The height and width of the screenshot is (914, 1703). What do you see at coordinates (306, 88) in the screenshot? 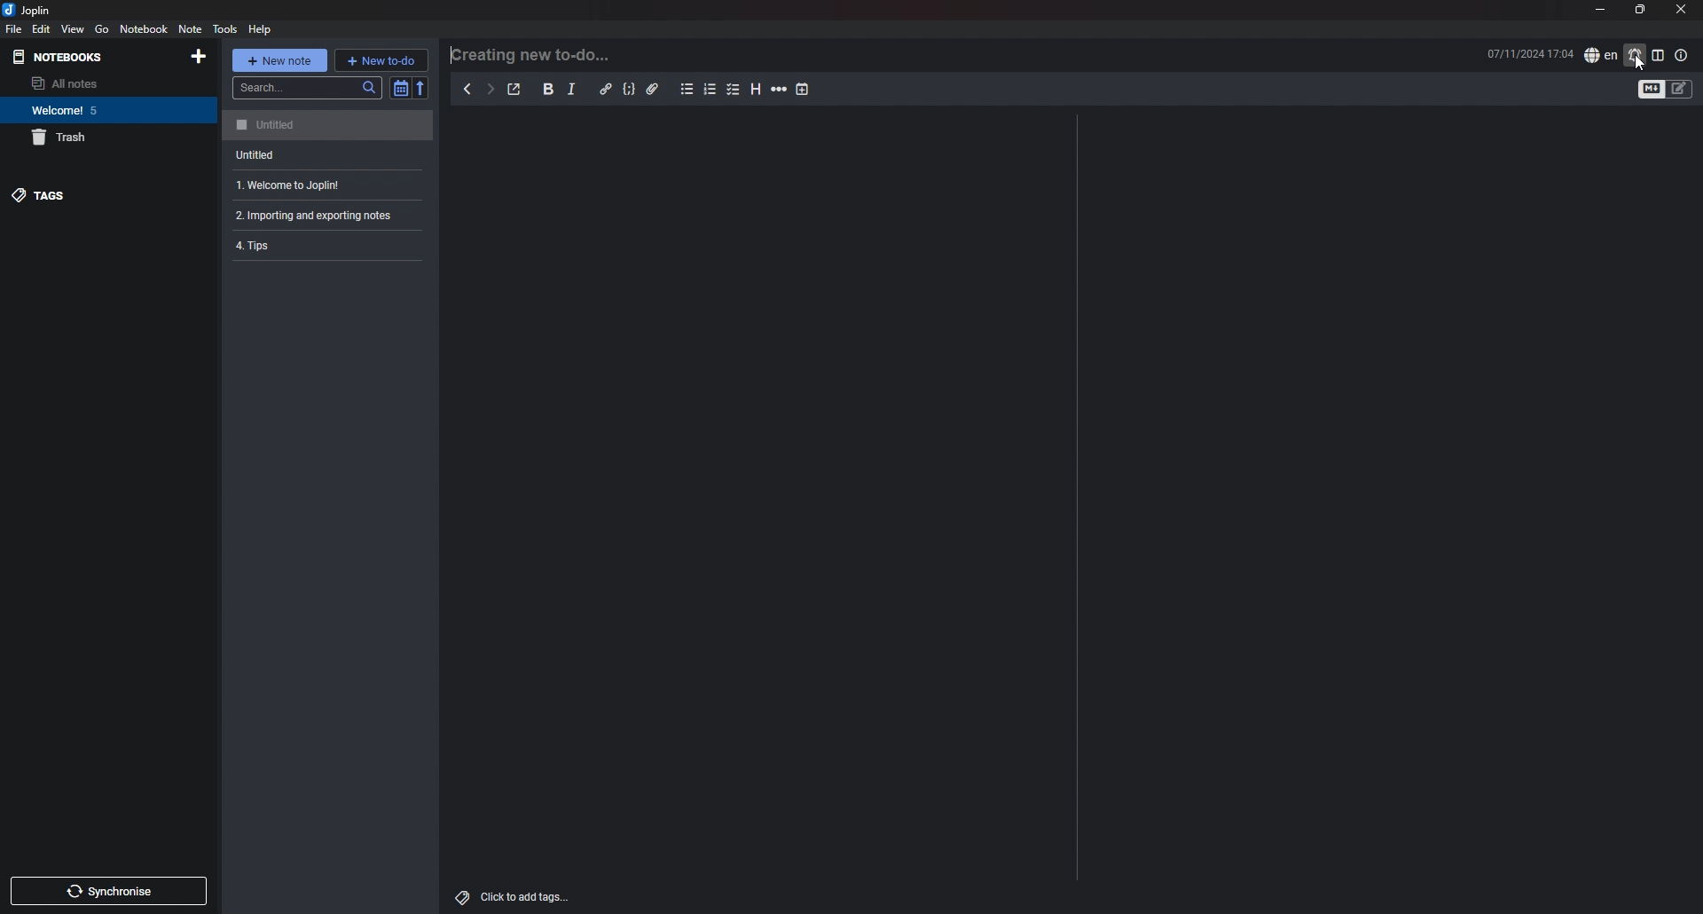
I see `search bar` at bounding box center [306, 88].